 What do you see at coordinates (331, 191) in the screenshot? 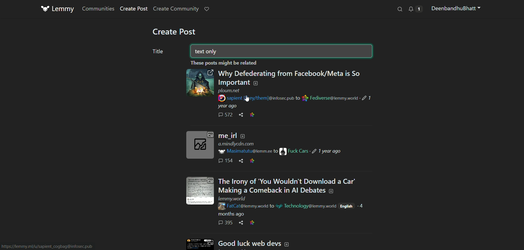
I see `Add` at bounding box center [331, 191].